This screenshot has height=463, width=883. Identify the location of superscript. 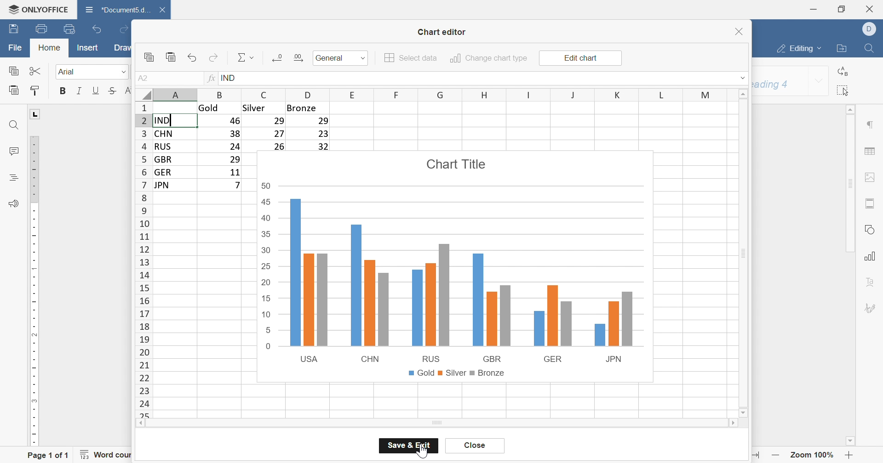
(129, 90).